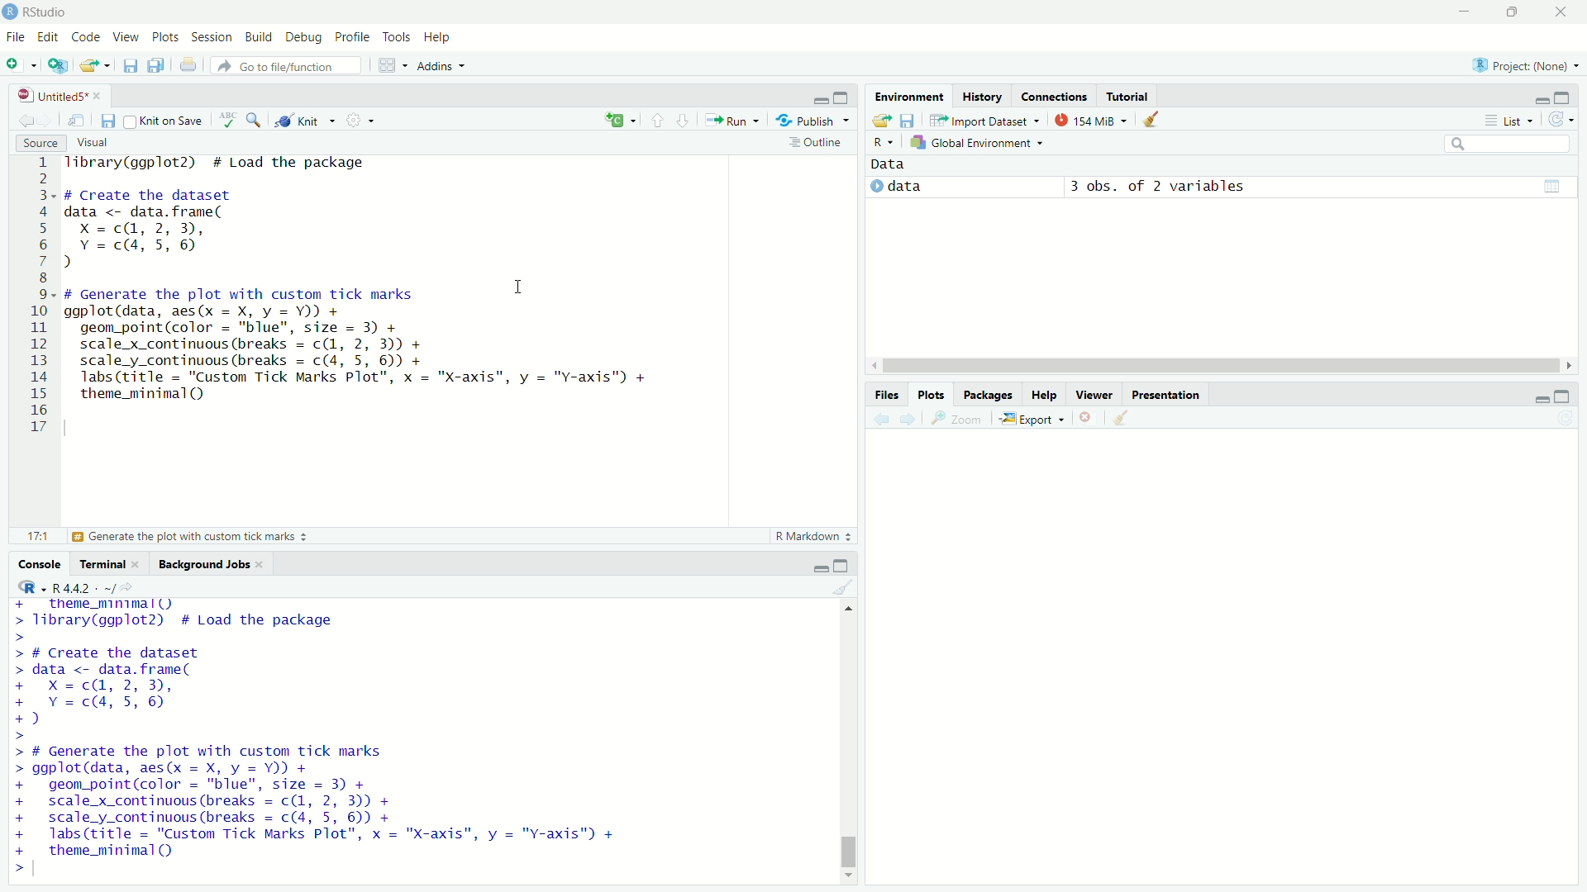 The width and height of the screenshot is (1587, 892). What do you see at coordinates (1524, 61) in the screenshot?
I see `project: (None)` at bounding box center [1524, 61].